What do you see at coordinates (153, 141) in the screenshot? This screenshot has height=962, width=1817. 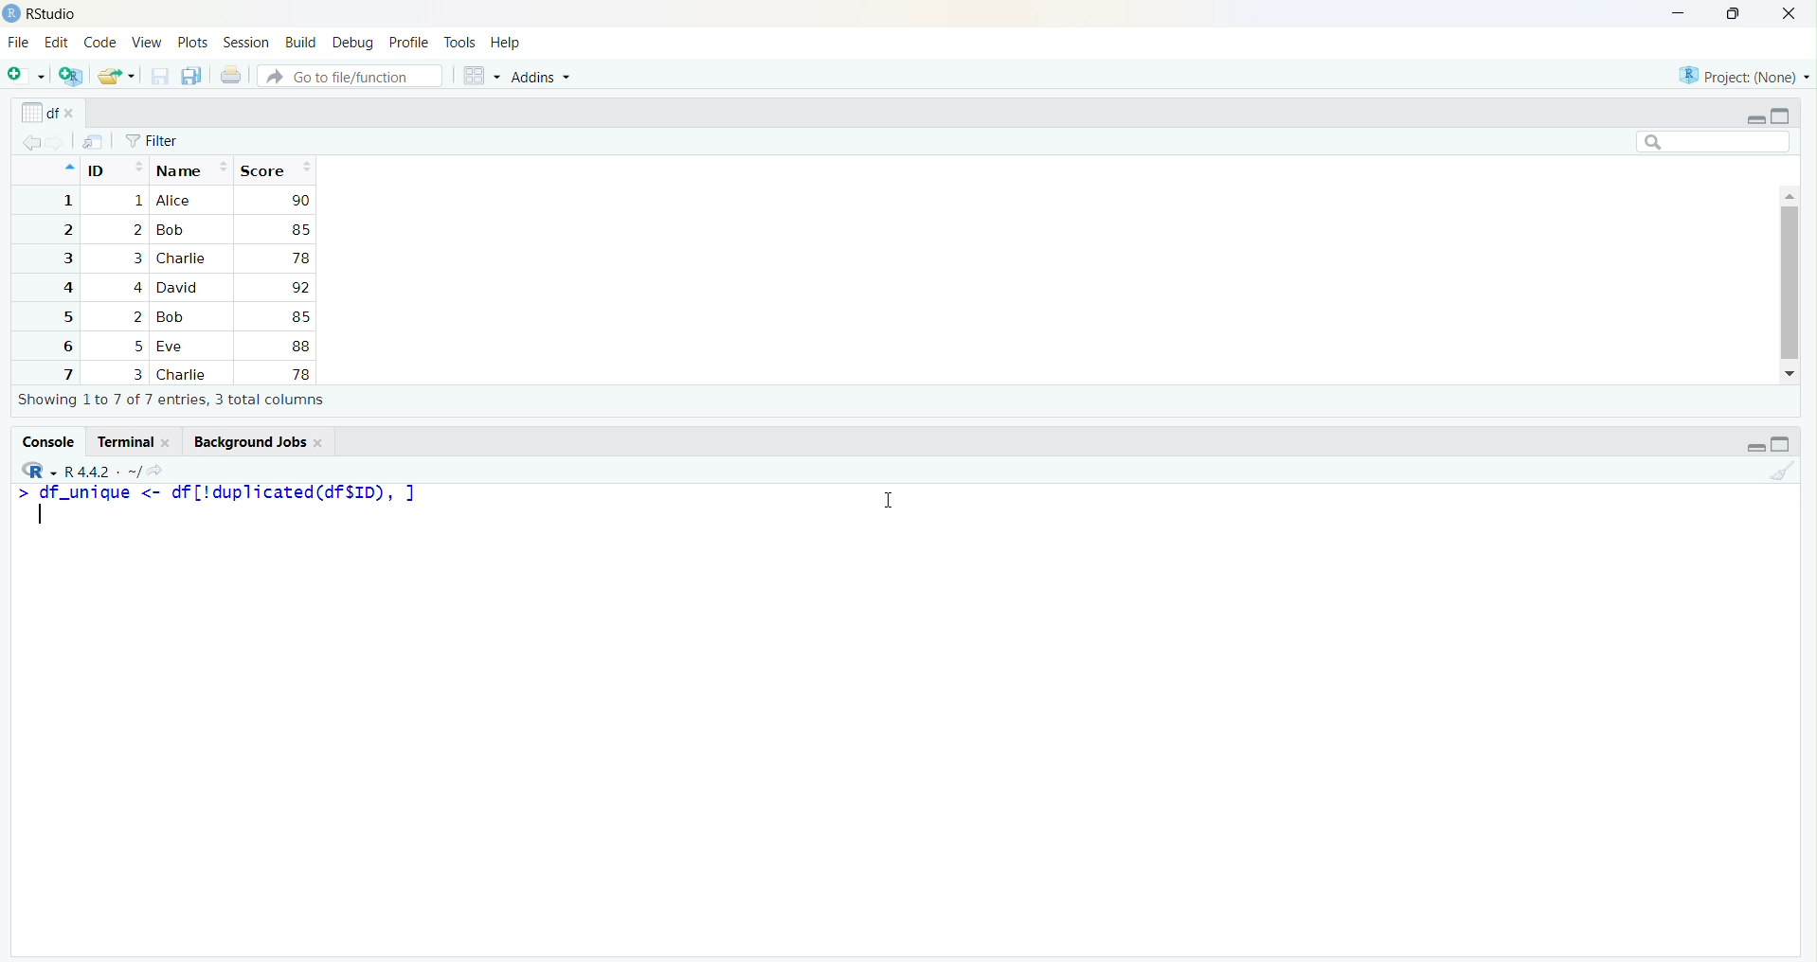 I see `filter` at bounding box center [153, 141].